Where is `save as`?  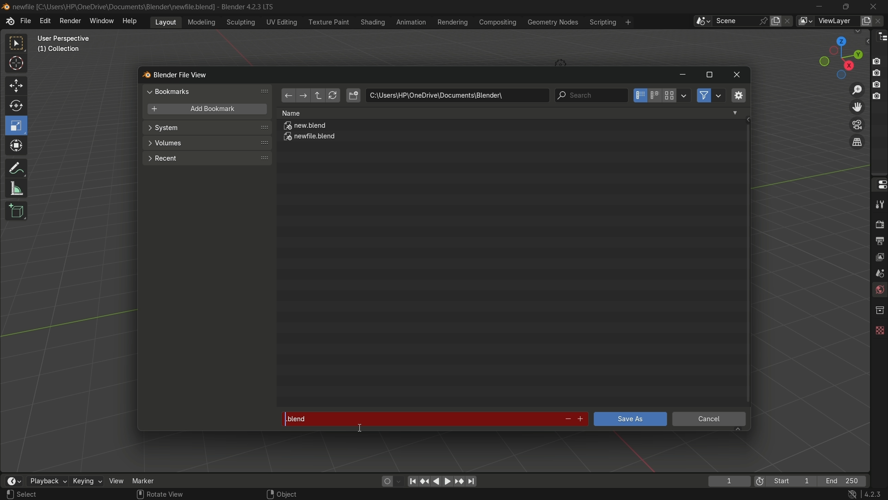
save as is located at coordinates (629, 419).